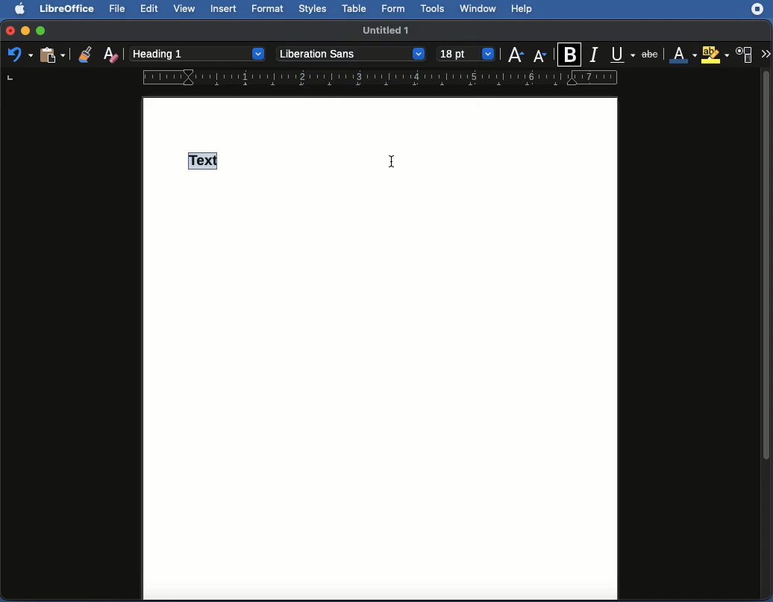 The width and height of the screenshot is (773, 602). I want to click on Maximize, so click(42, 29).